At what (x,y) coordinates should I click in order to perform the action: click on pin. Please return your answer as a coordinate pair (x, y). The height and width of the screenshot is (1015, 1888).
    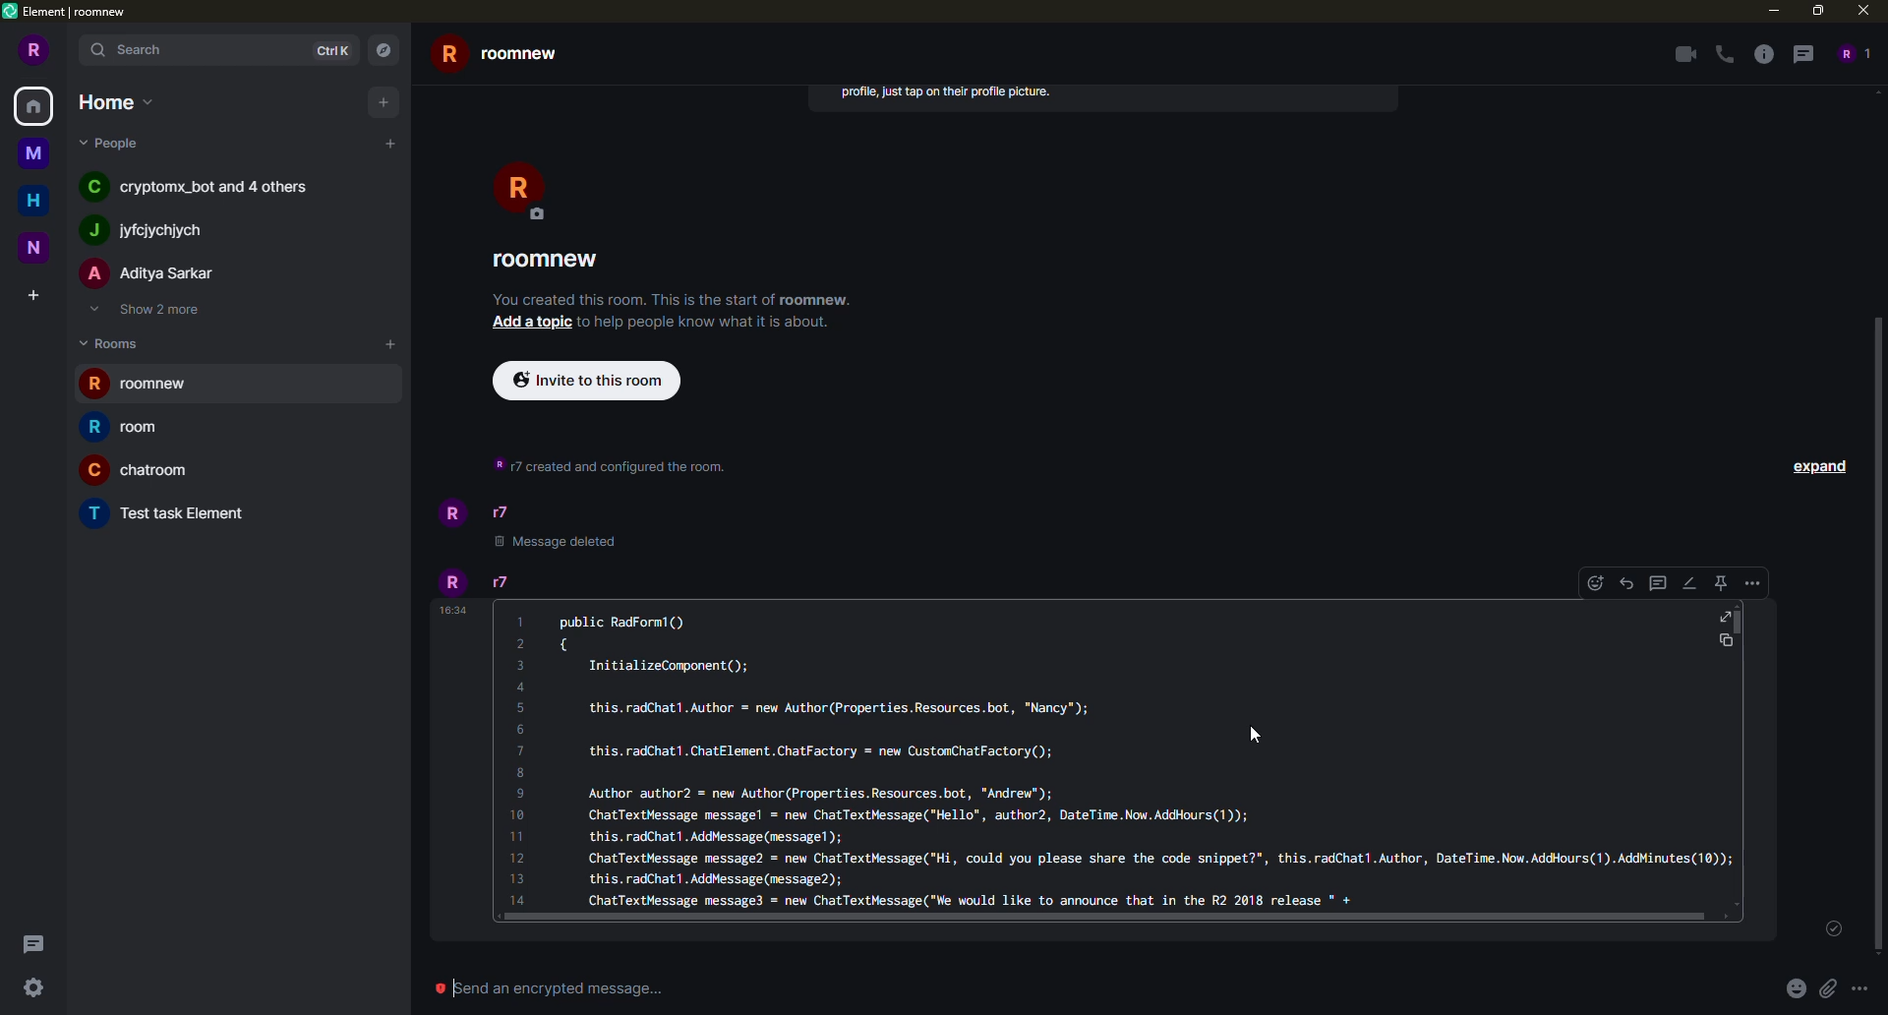
    Looking at the image, I should click on (1720, 584).